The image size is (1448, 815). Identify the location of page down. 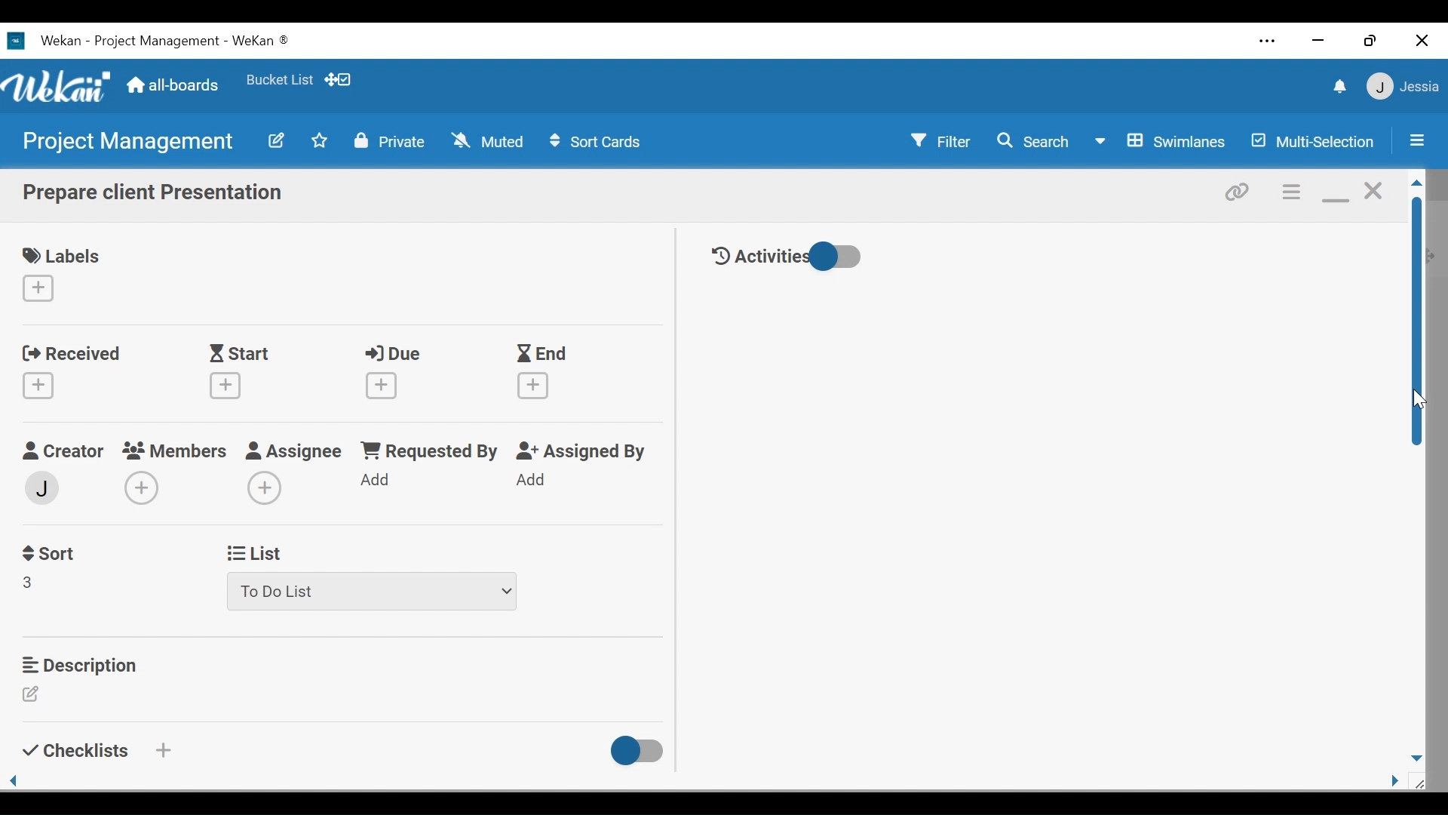
(1413, 761).